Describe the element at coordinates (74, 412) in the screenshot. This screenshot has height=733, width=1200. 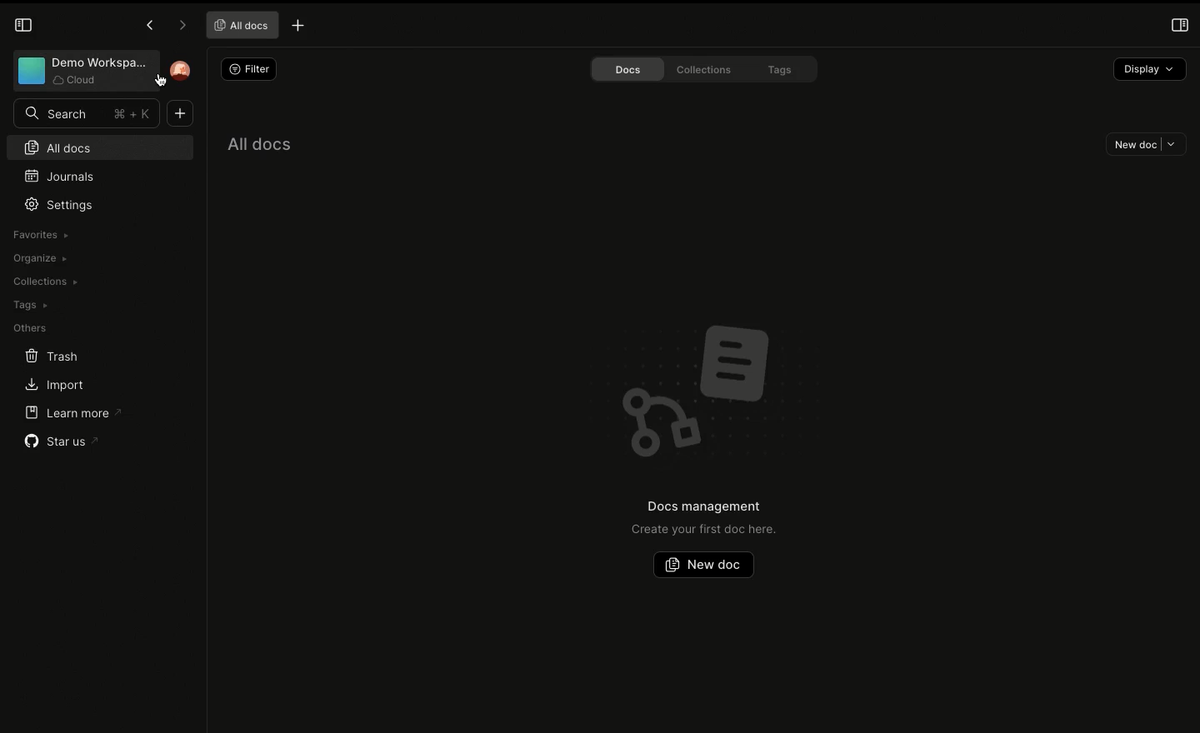
I see `Learn more` at that location.